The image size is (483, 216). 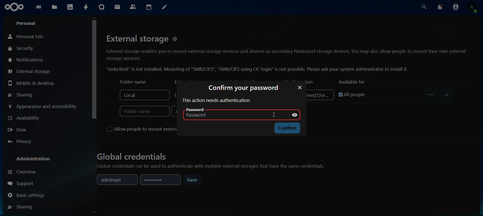 What do you see at coordinates (287, 128) in the screenshot?
I see `confirm` at bounding box center [287, 128].